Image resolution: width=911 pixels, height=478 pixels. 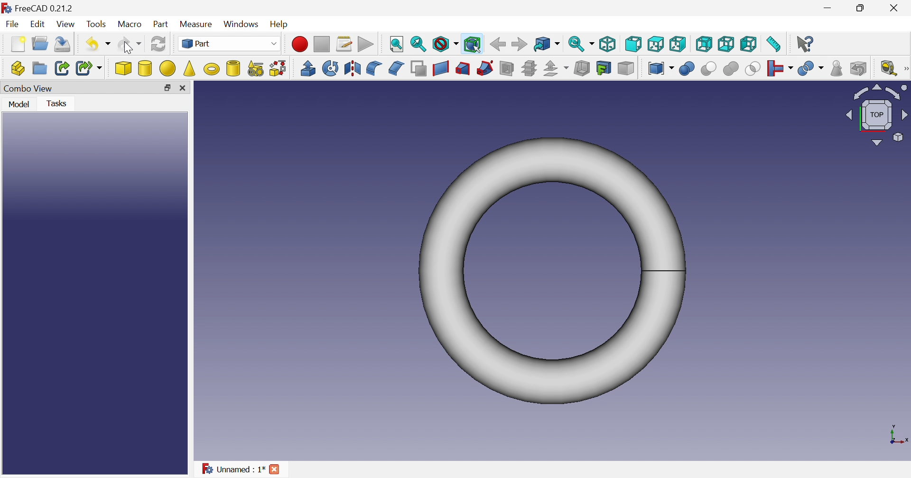 I want to click on Cursor, so click(x=129, y=47).